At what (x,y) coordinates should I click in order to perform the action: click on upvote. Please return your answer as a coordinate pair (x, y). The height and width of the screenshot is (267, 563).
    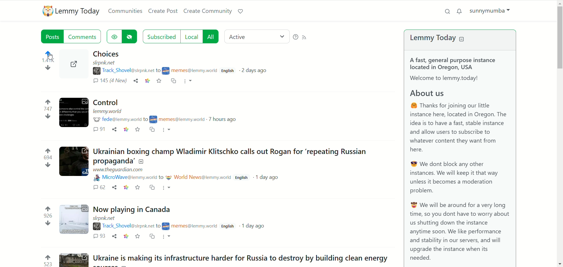
    Looking at the image, I should click on (48, 257).